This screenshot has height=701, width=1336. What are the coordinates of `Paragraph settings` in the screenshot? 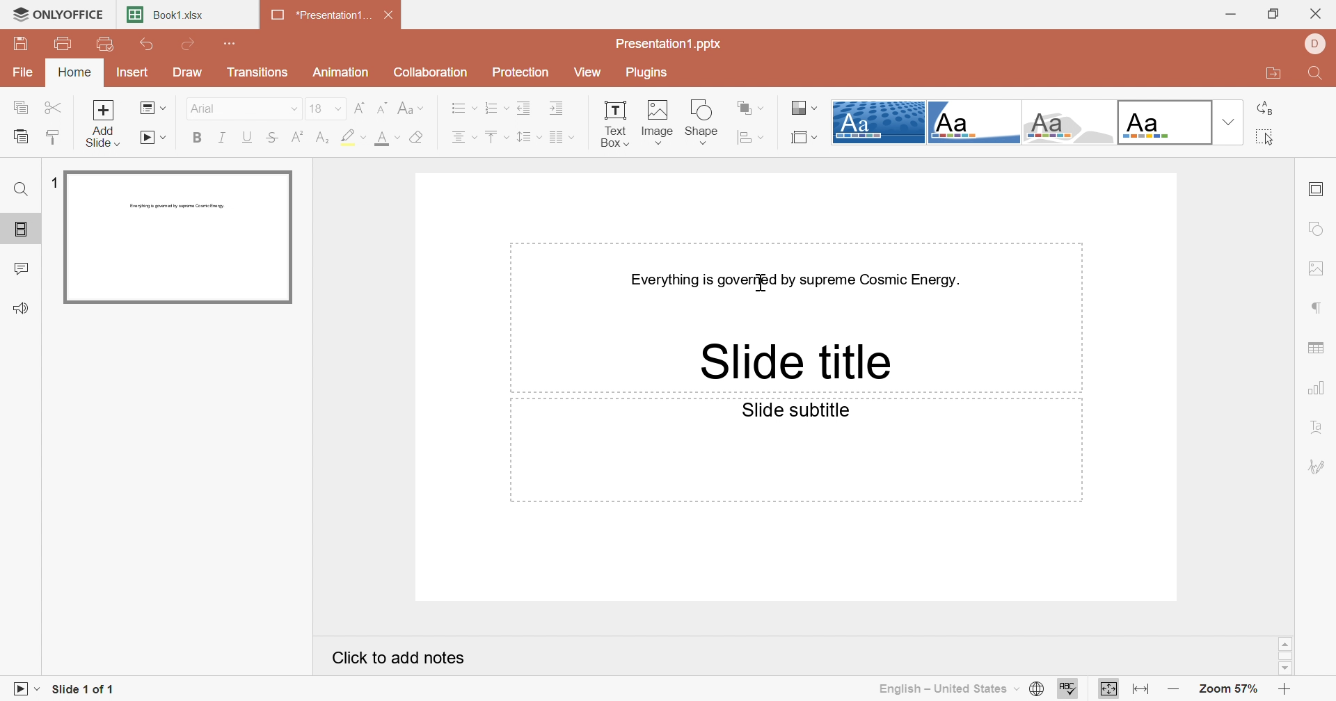 It's located at (1322, 305).